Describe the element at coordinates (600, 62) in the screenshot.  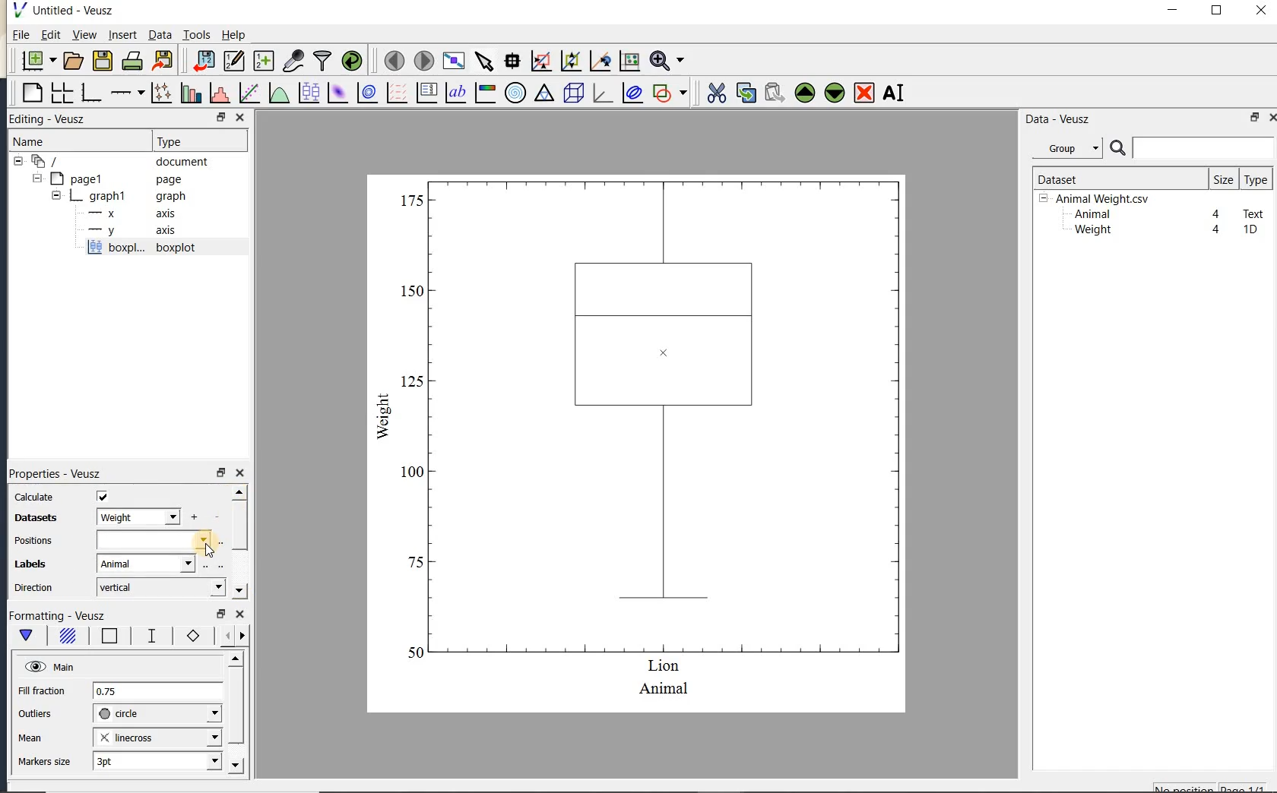
I see `click to recenter graph axes` at that location.